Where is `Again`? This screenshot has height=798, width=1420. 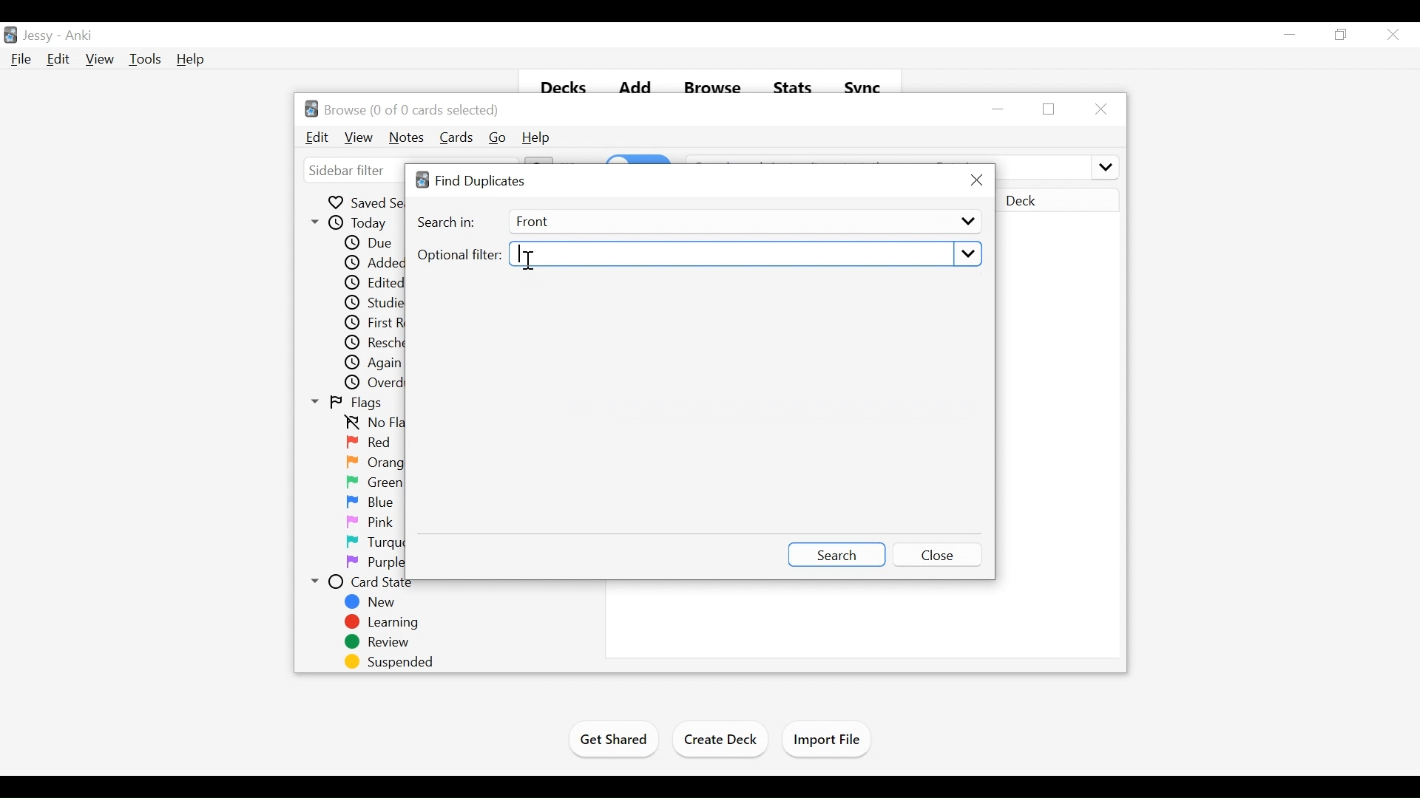
Again is located at coordinates (374, 364).